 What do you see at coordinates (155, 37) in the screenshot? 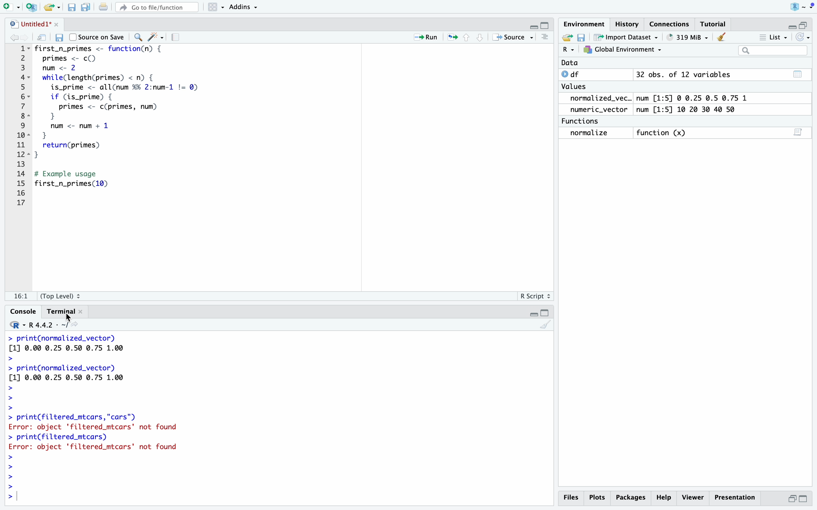
I see `code tools` at bounding box center [155, 37].